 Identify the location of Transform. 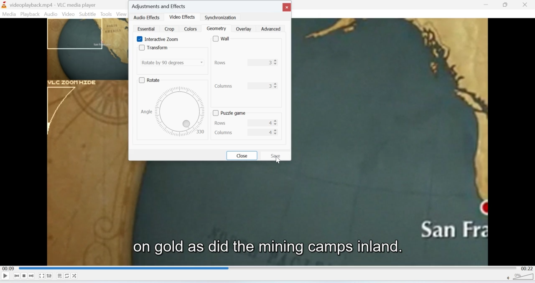
(153, 48).